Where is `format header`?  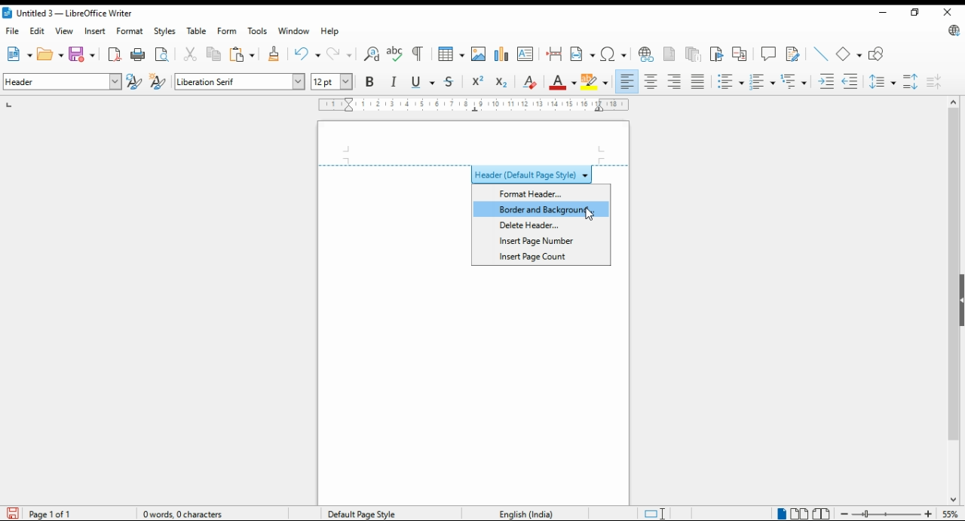 format header is located at coordinates (541, 193).